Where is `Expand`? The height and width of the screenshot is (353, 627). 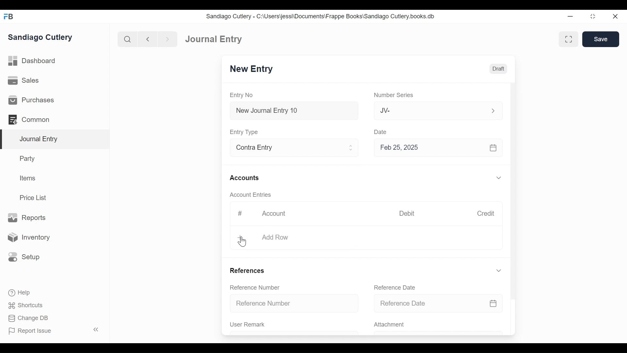 Expand is located at coordinates (493, 110).